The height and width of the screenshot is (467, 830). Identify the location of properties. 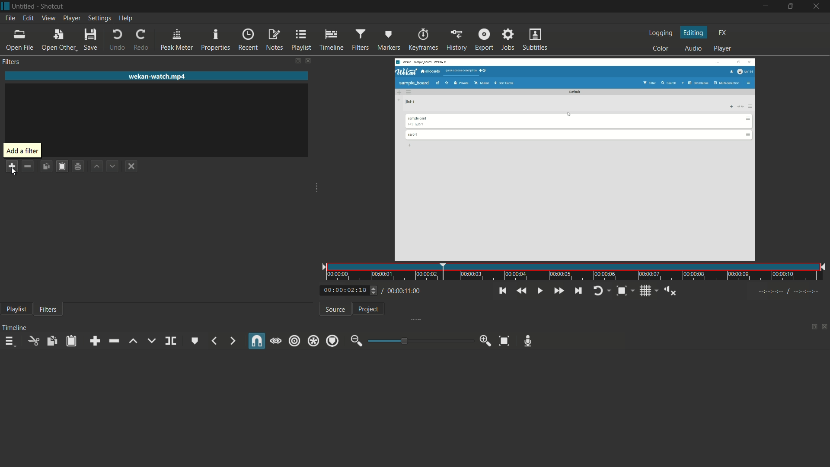
(216, 40).